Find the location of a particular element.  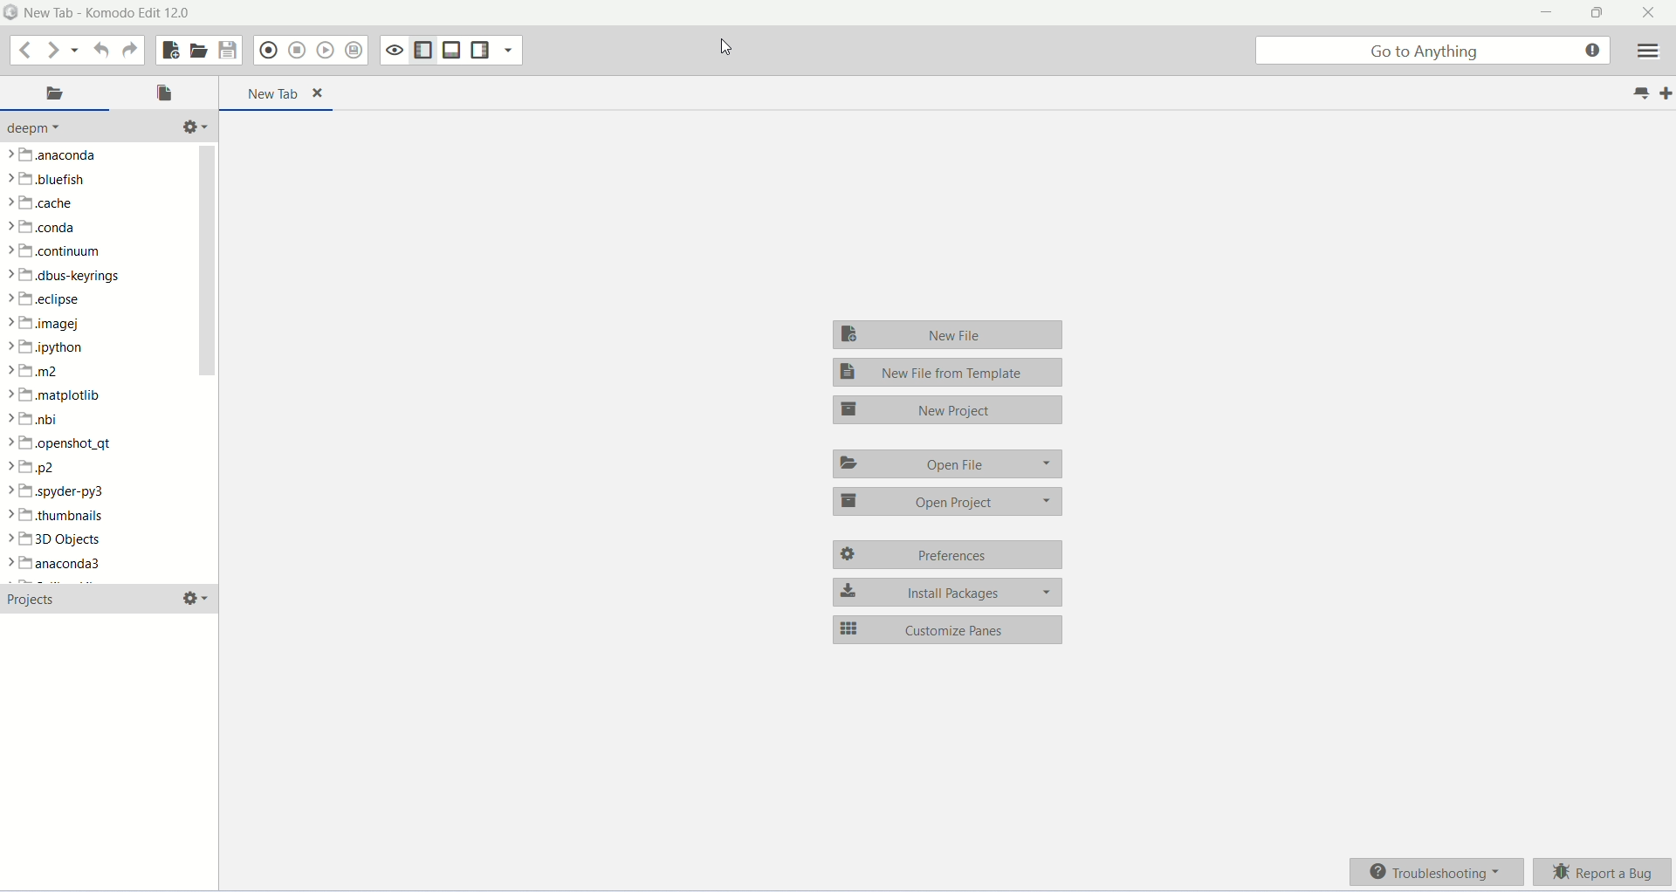

record macro is located at coordinates (268, 51).